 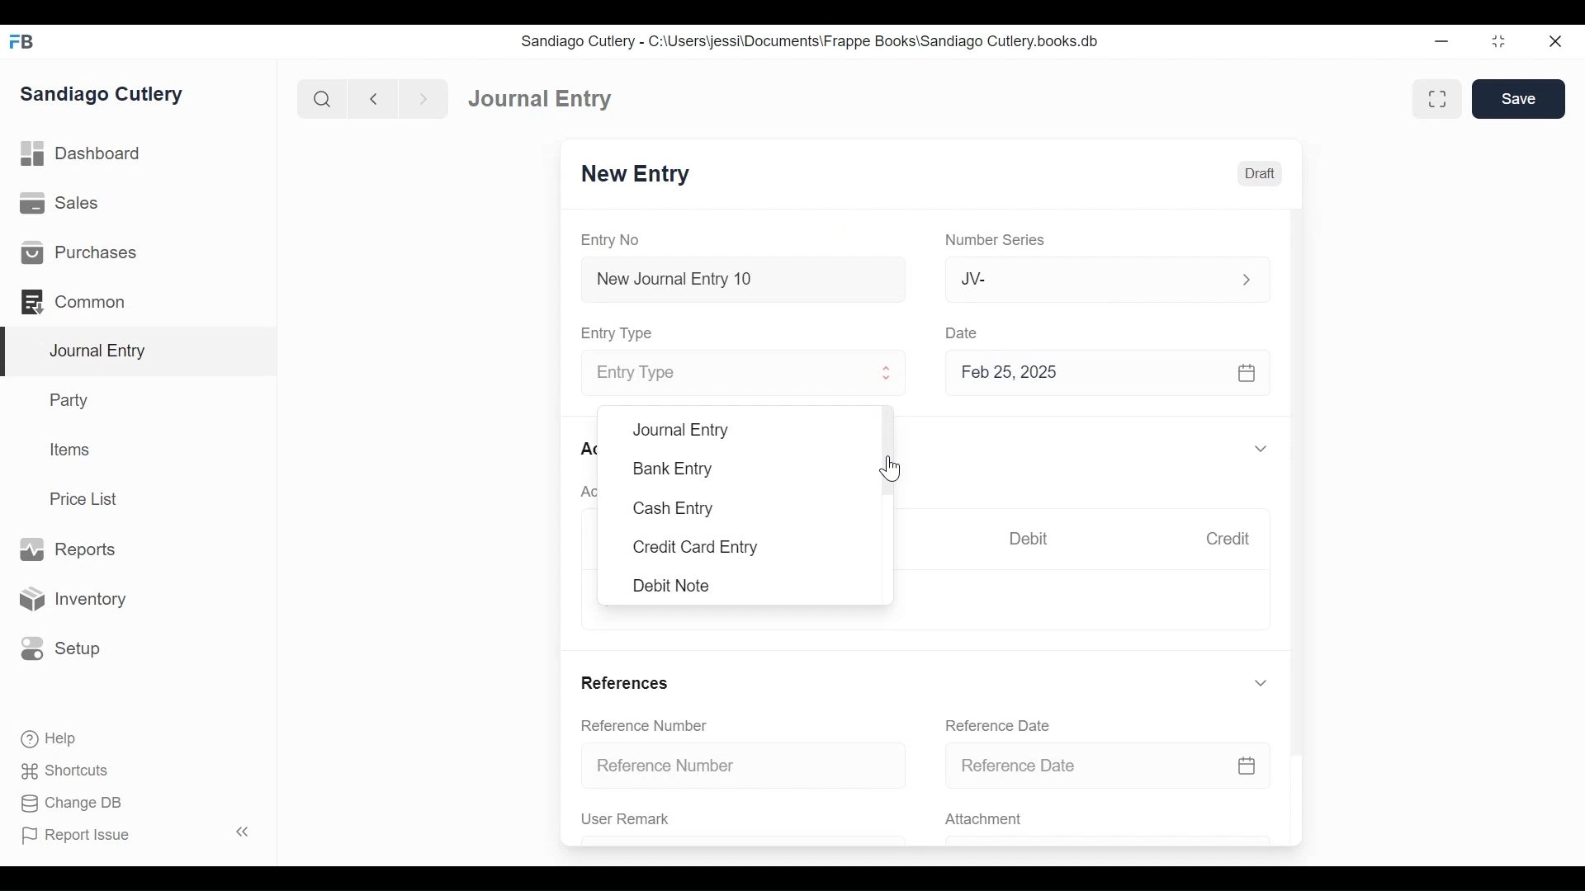 I want to click on Sales, so click(x=58, y=205).